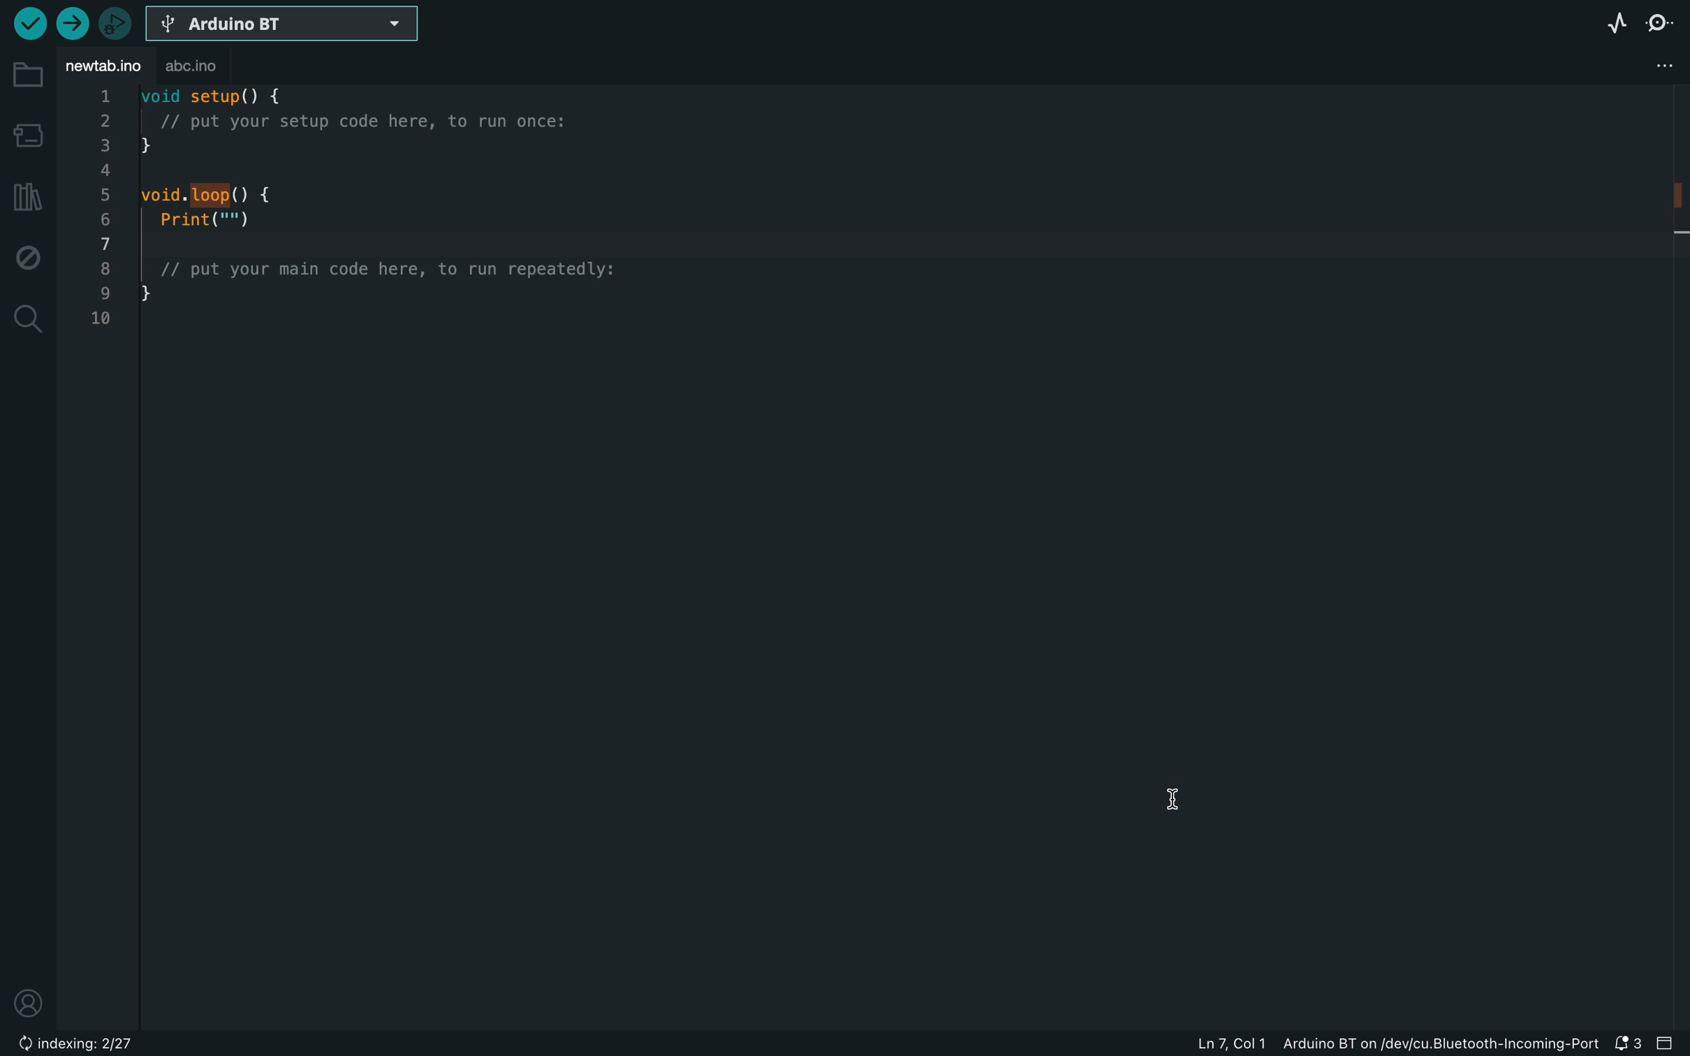 The height and width of the screenshot is (1056, 1690). What do you see at coordinates (1311, 1046) in the screenshot?
I see `file information` at bounding box center [1311, 1046].